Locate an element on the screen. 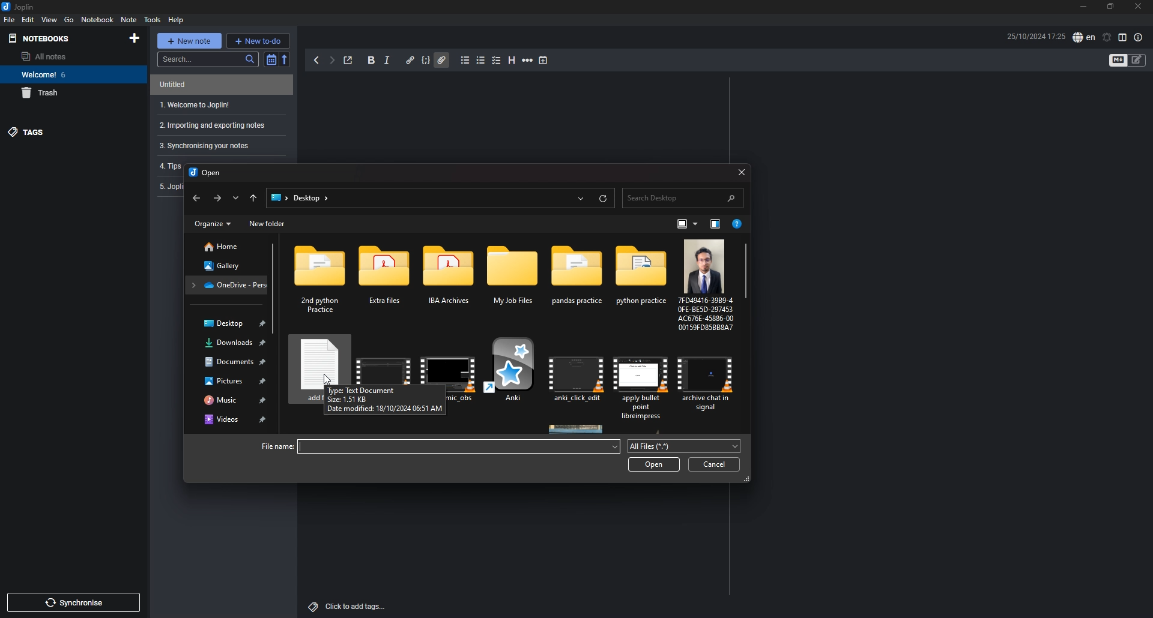 The image size is (1153, 618). notebooks is located at coordinates (59, 38).